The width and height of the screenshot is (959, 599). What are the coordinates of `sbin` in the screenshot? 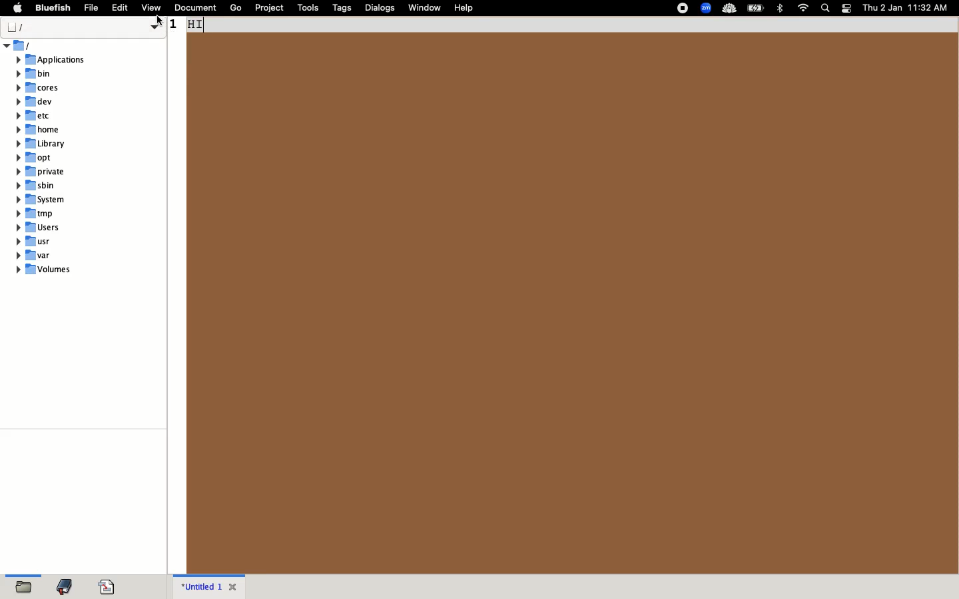 It's located at (39, 186).